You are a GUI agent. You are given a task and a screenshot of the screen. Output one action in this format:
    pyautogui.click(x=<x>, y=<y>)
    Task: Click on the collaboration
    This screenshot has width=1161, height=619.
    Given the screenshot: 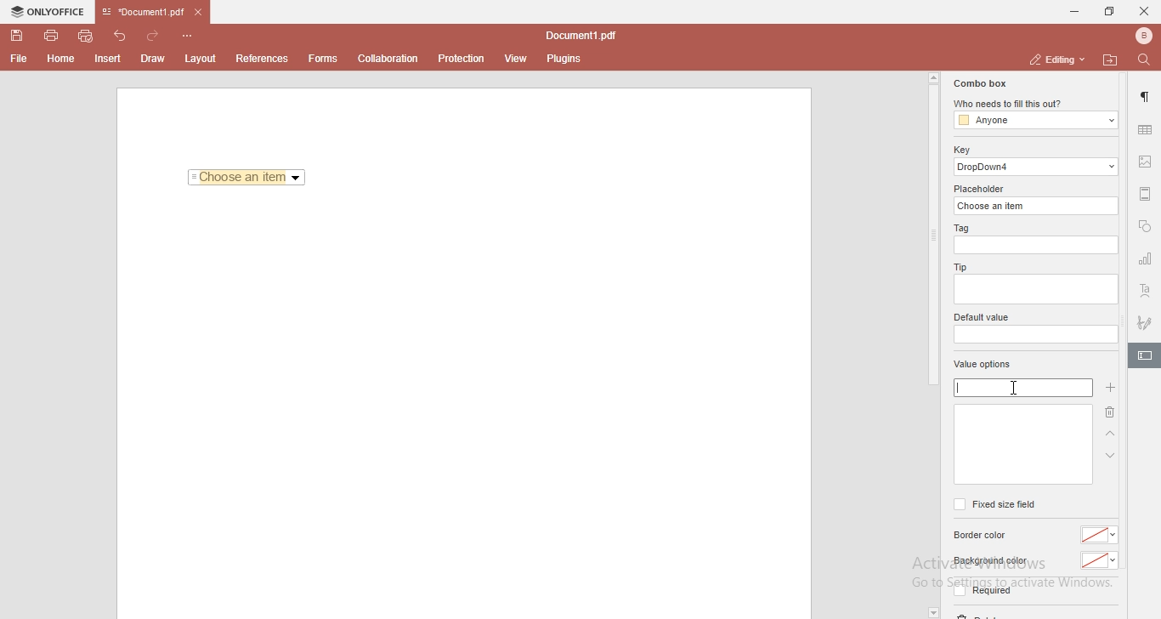 What is the action you would take?
    pyautogui.click(x=392, y=57)
    